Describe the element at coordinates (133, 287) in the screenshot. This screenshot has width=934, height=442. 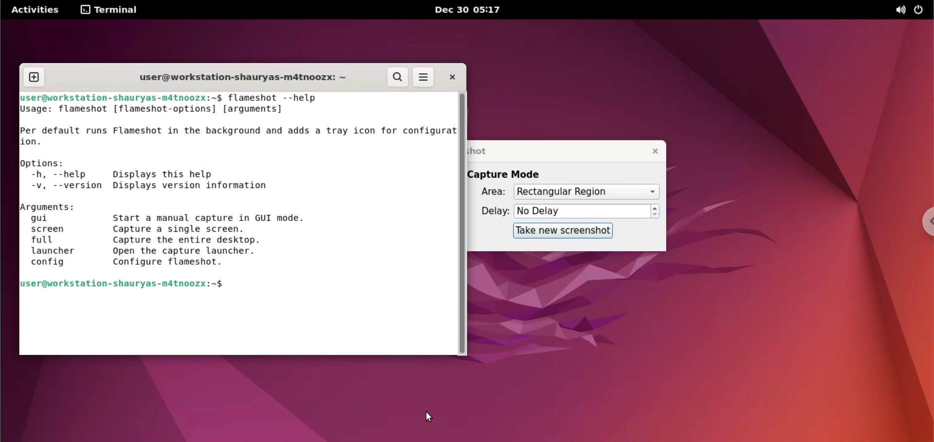
I see `user@workstation-shaurya-m4tnooz:~$` at that location.